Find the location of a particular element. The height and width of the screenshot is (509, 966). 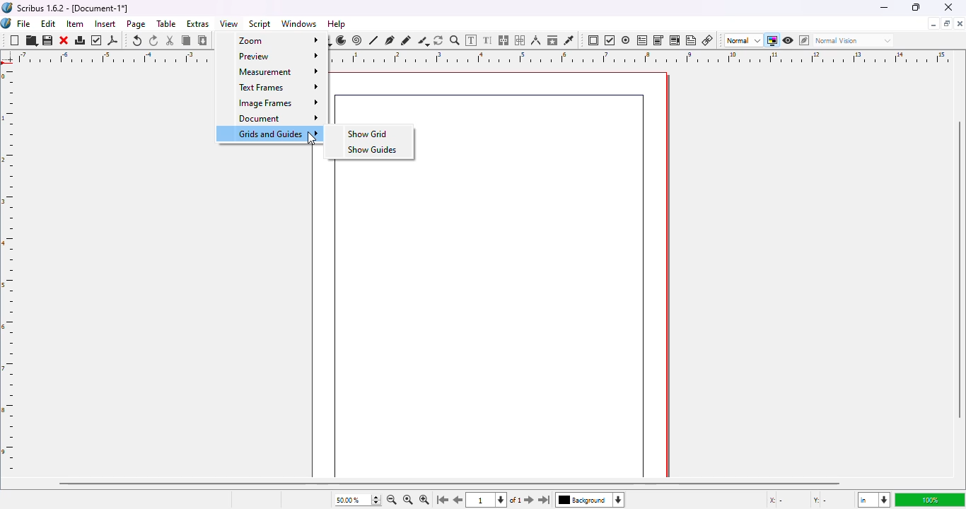

Scribus 1.6.2 - [Document-1*] is located at coordinates (74, 8).